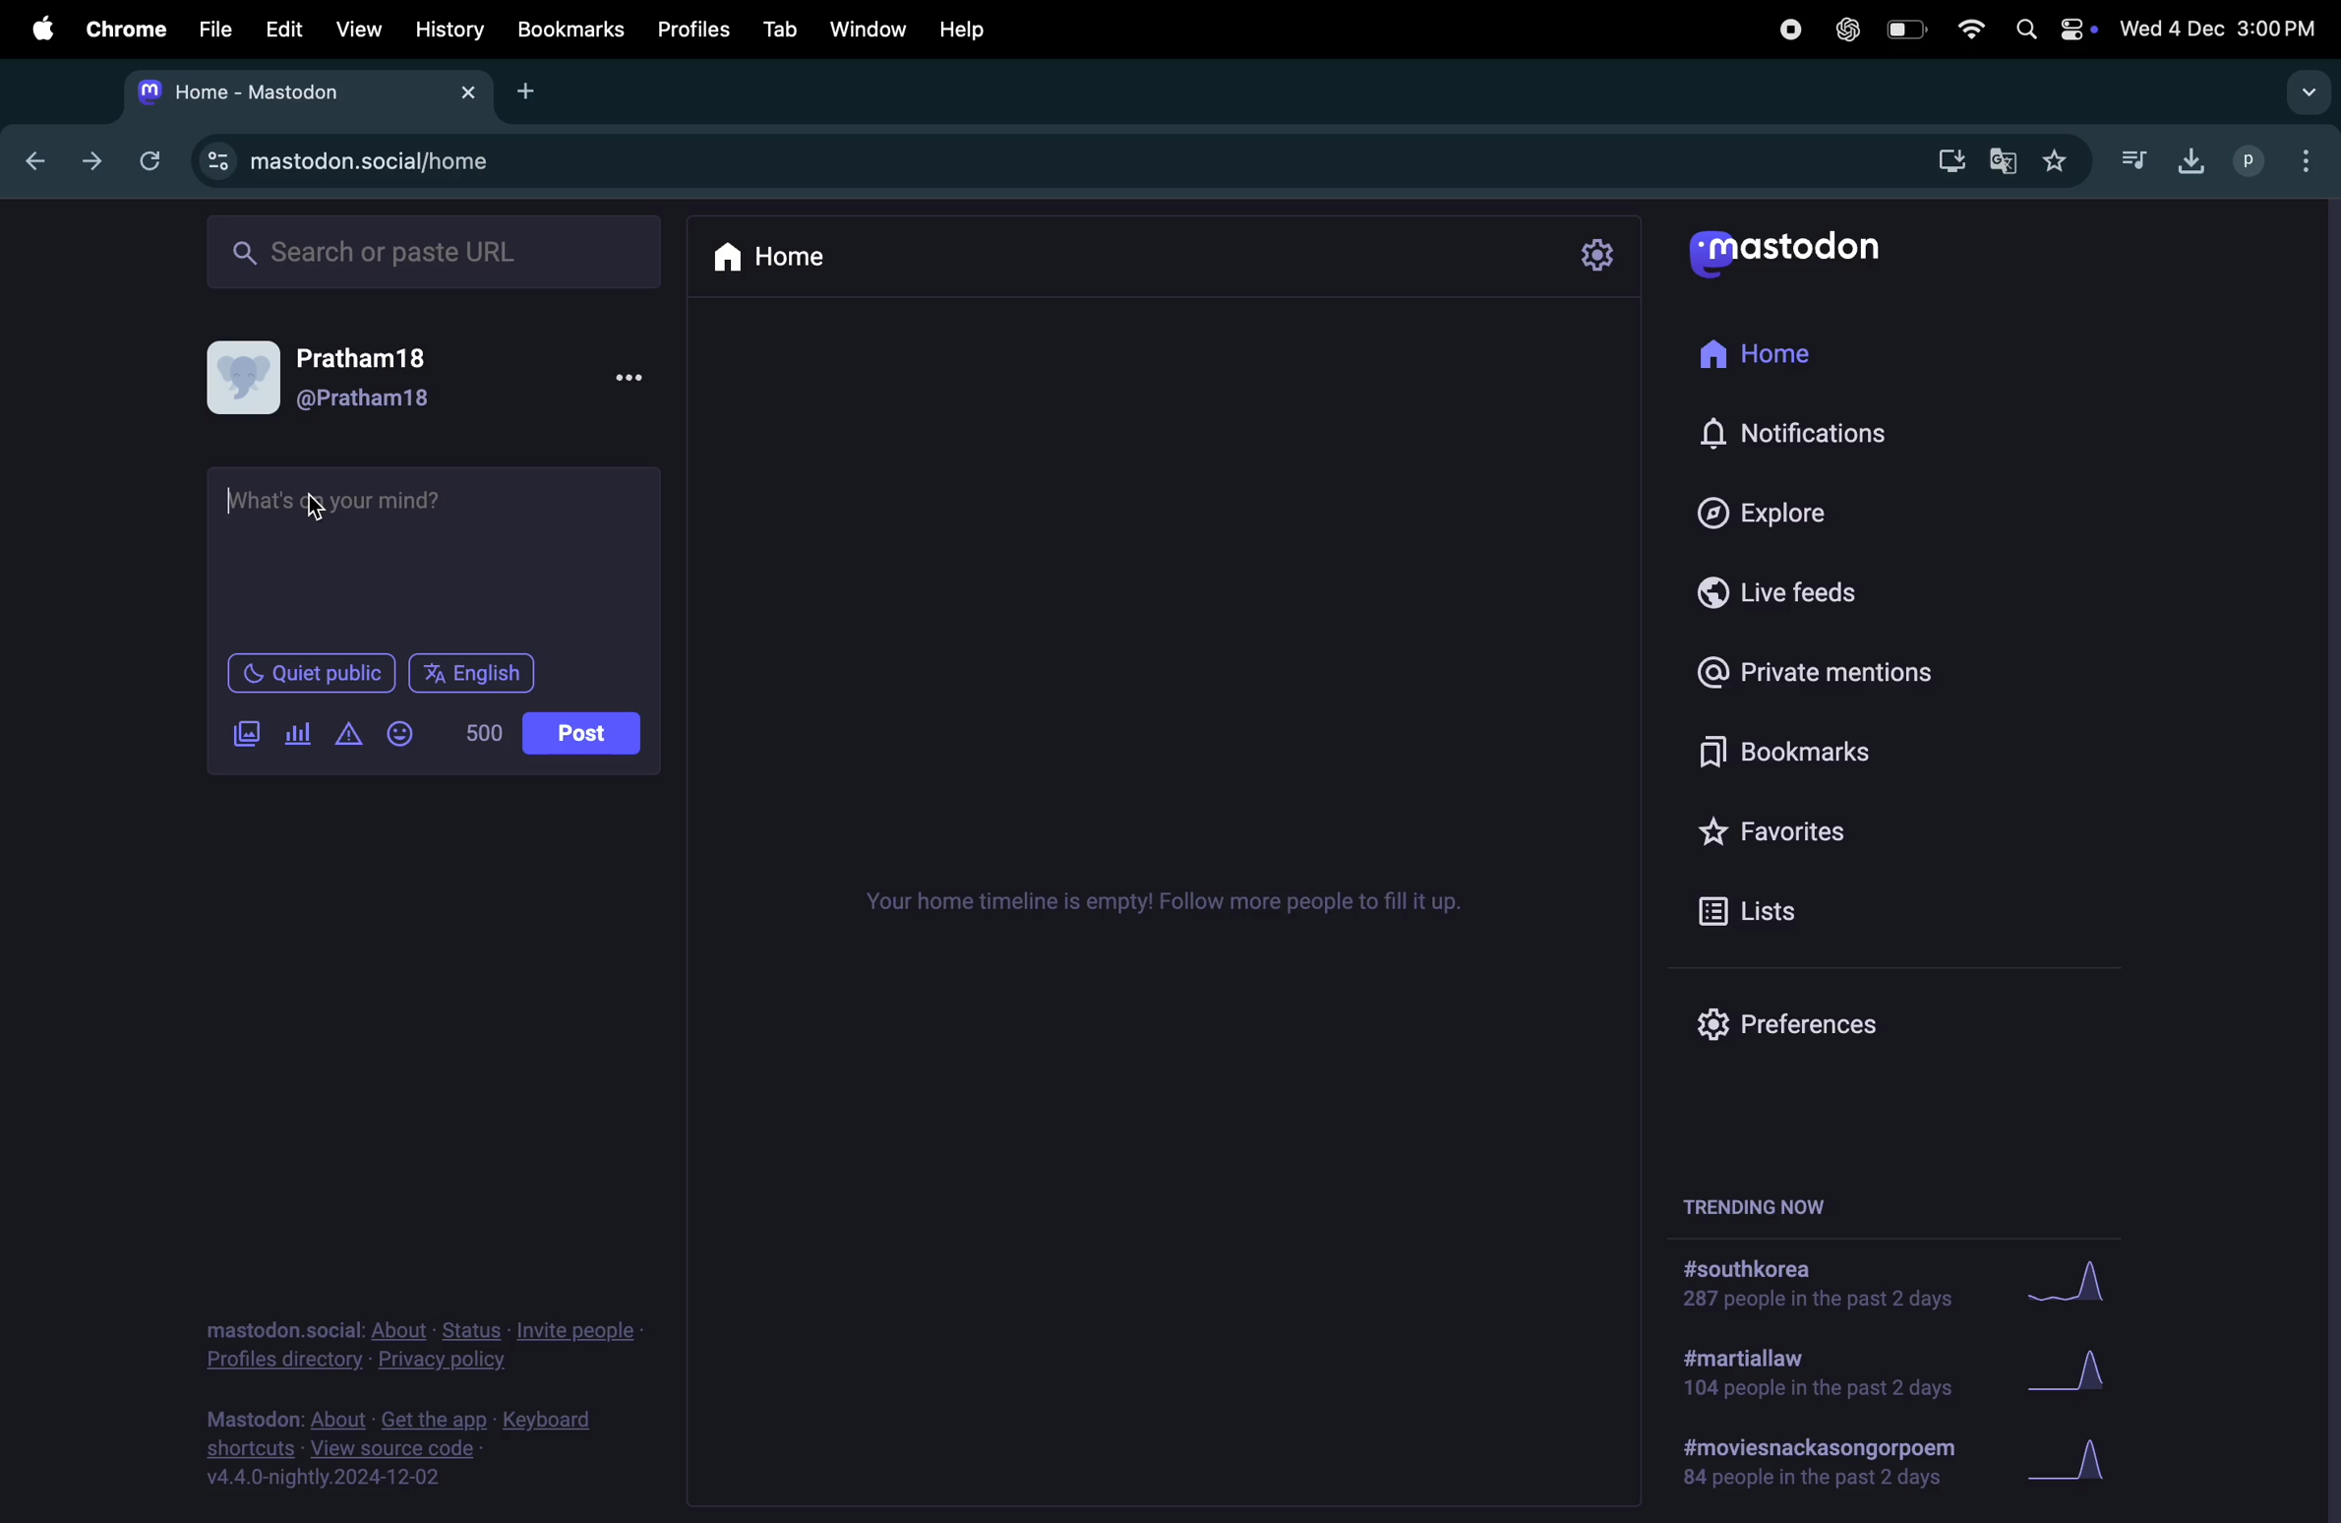 The width and height of the screenshot is (2341, 1523). I want to click on #marshallaw, so click(1818, 1374).